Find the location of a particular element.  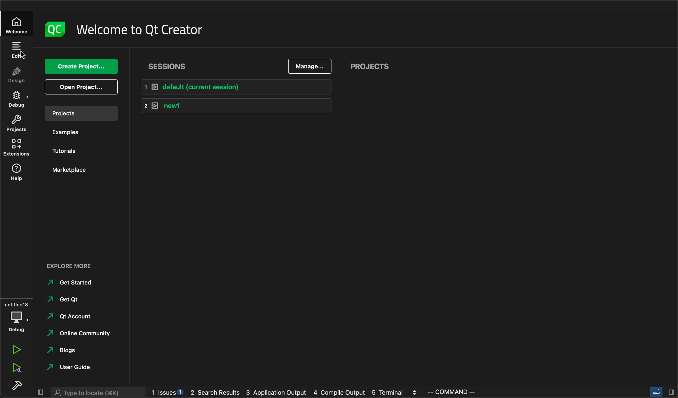

create is located at coordinates (82, 67).